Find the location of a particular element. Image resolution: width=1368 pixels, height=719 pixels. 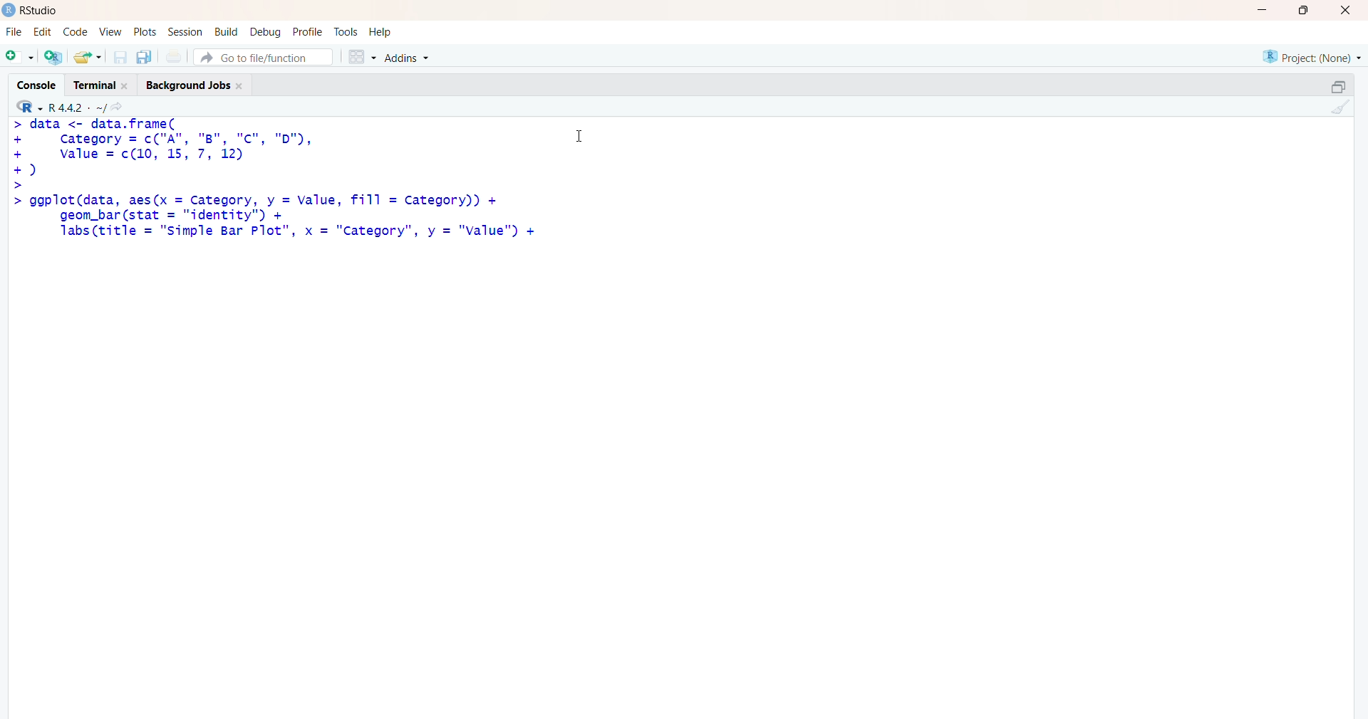

profile is located at coordinates (306, 33).